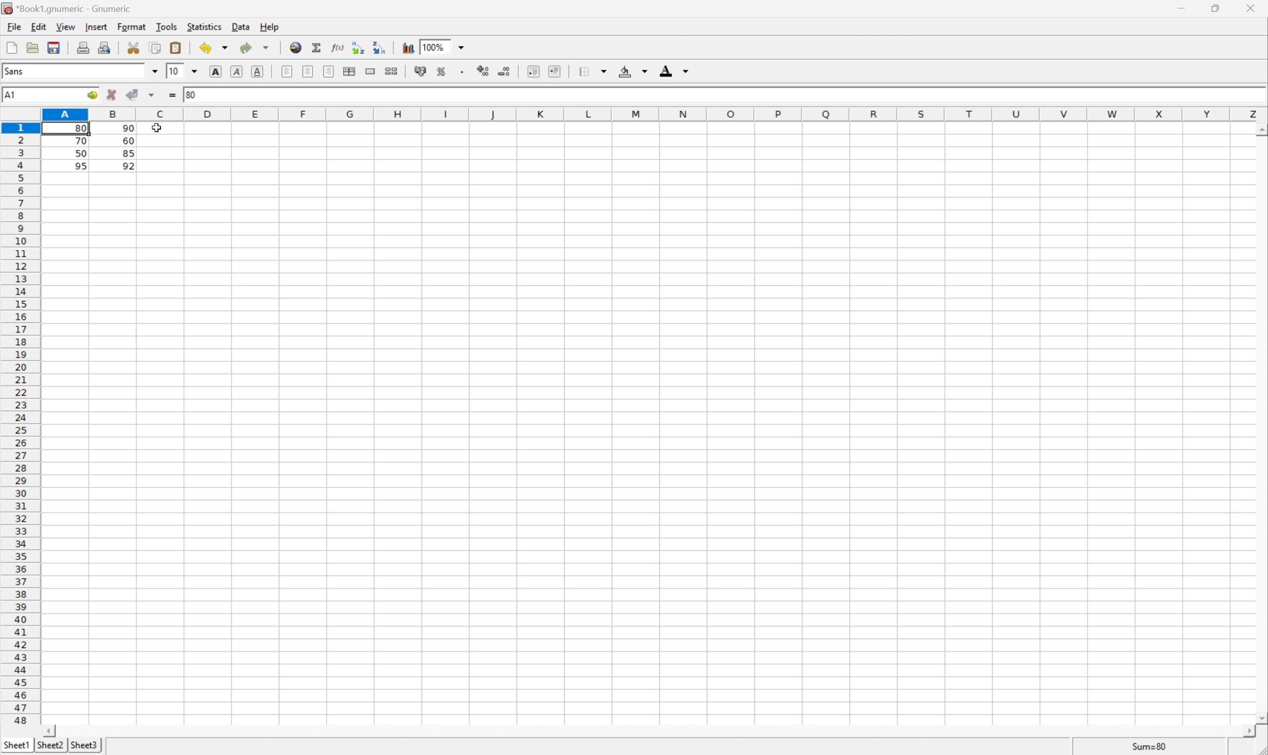  What do you see at coordinates (172, 95) in the screenshot?
I see `Enter formula` at bounding box center [172, 95].